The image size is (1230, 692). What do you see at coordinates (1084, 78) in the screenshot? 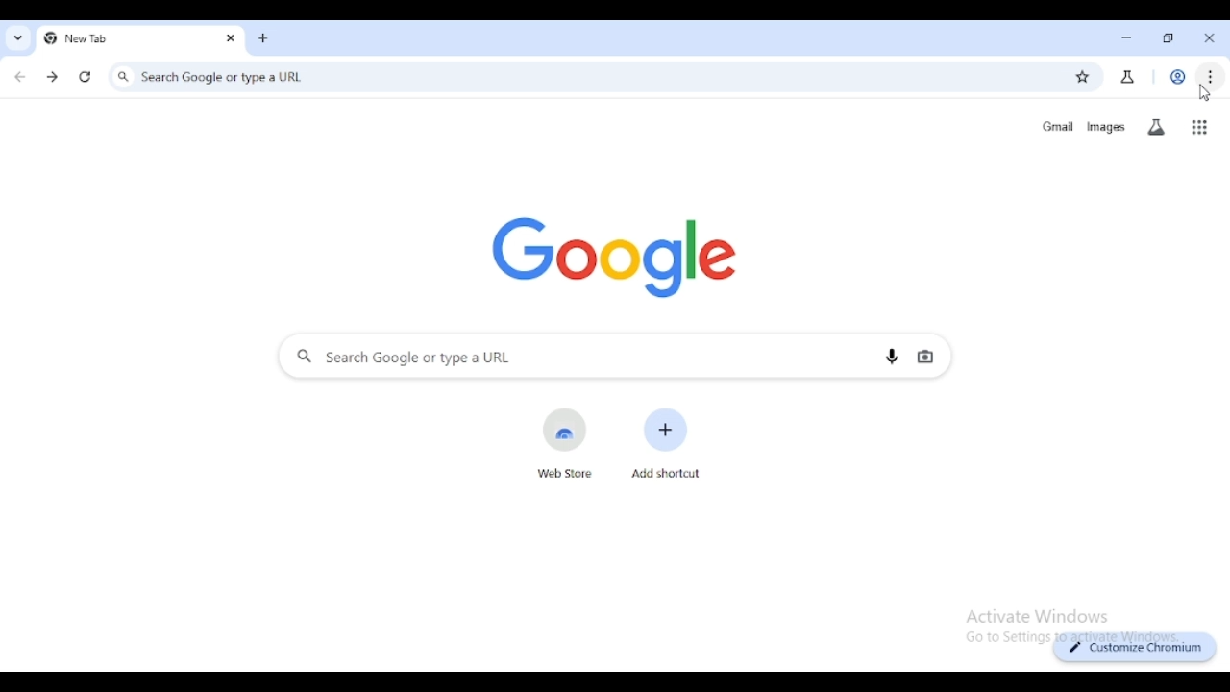
I see `bookmark this page` at bounding box center [1084, 78].